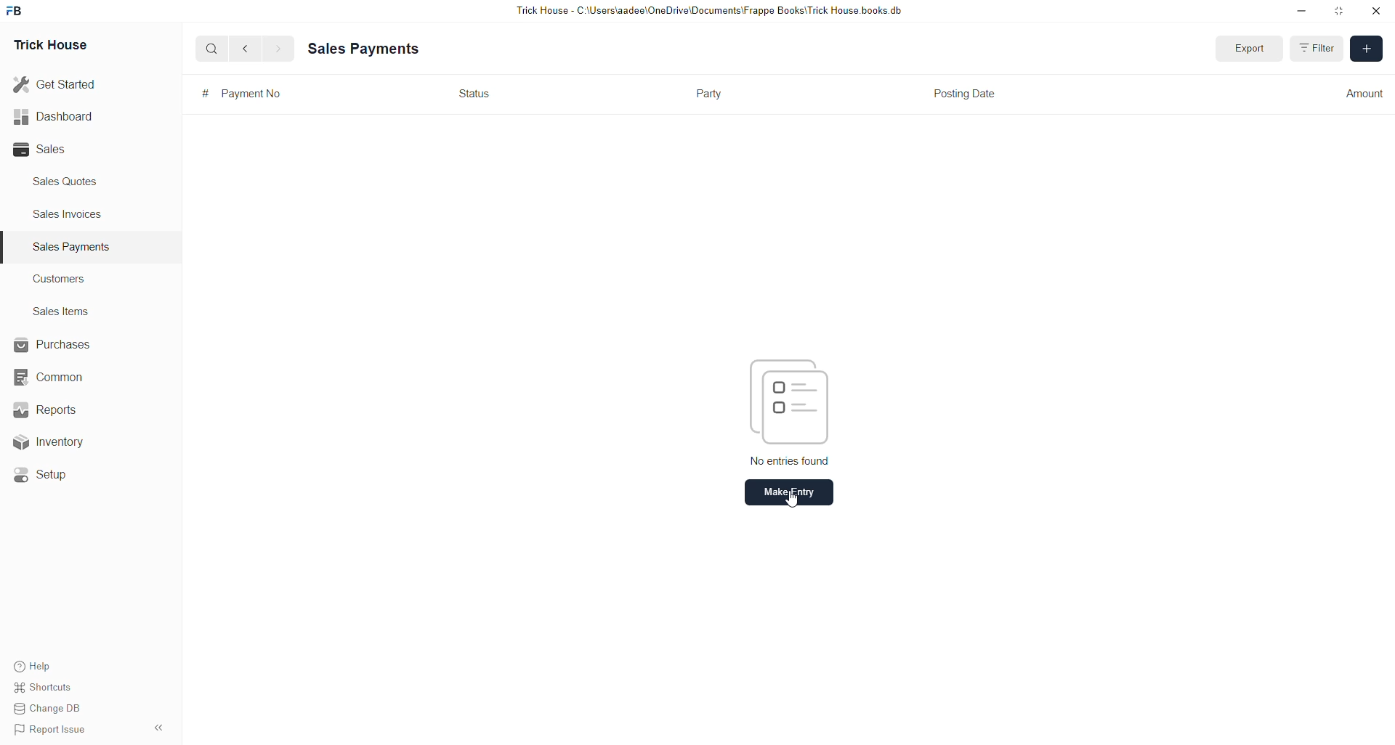 This screenshot has height=745, width=1395. I want to click on Sales Items, so click(62, 312).